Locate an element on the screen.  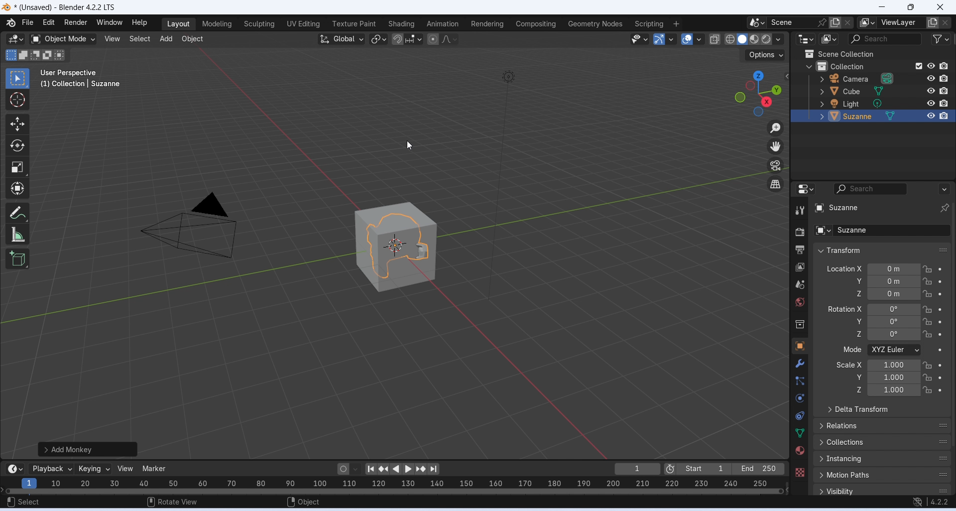
objects is located at coordinates (800, 346).